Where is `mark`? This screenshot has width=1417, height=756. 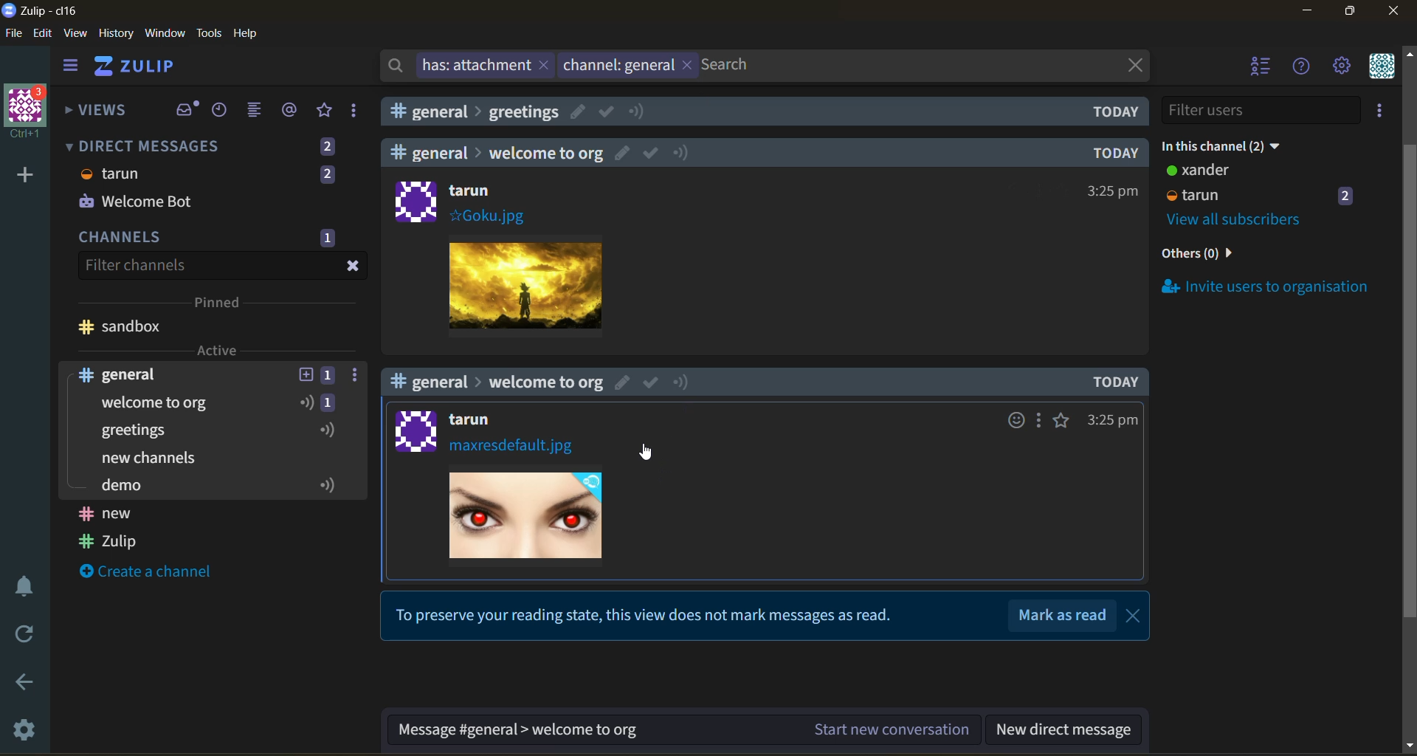
mark is located at coordinates (605, 111).